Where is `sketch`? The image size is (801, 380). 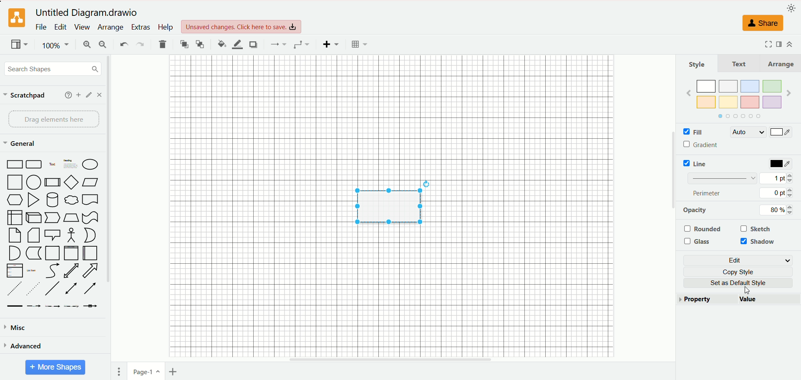
sketch is located at coordinates (757, 228).